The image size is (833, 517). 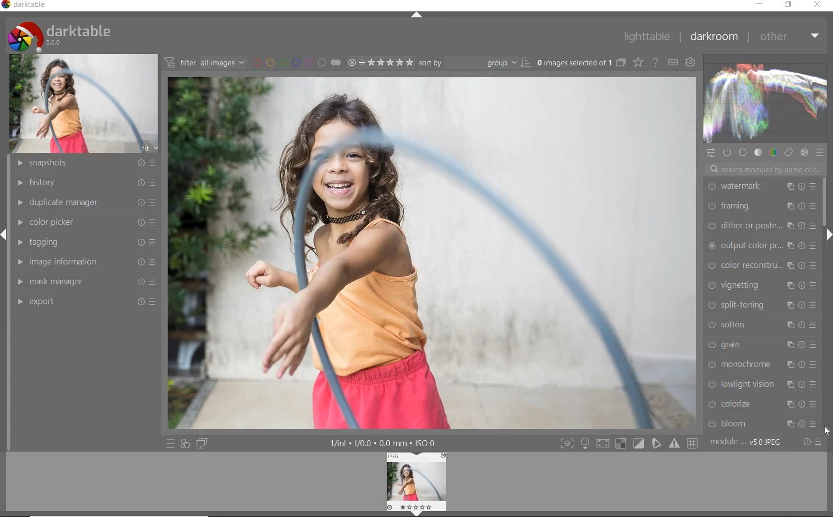 What do you see at coordinates (744, 154) in the screenshot?
I see `base` at bounding box center [744, 154].